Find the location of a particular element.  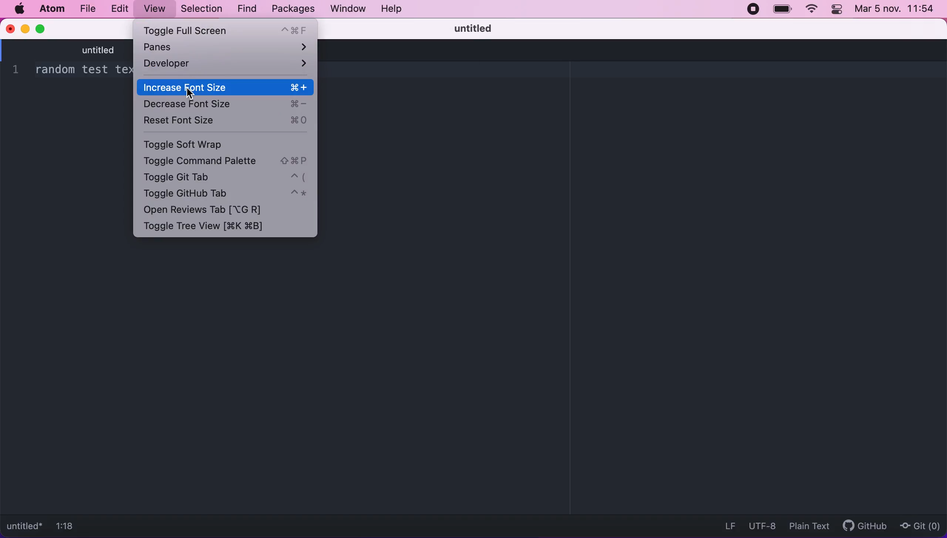

file title is located at coordinates (26, 527).